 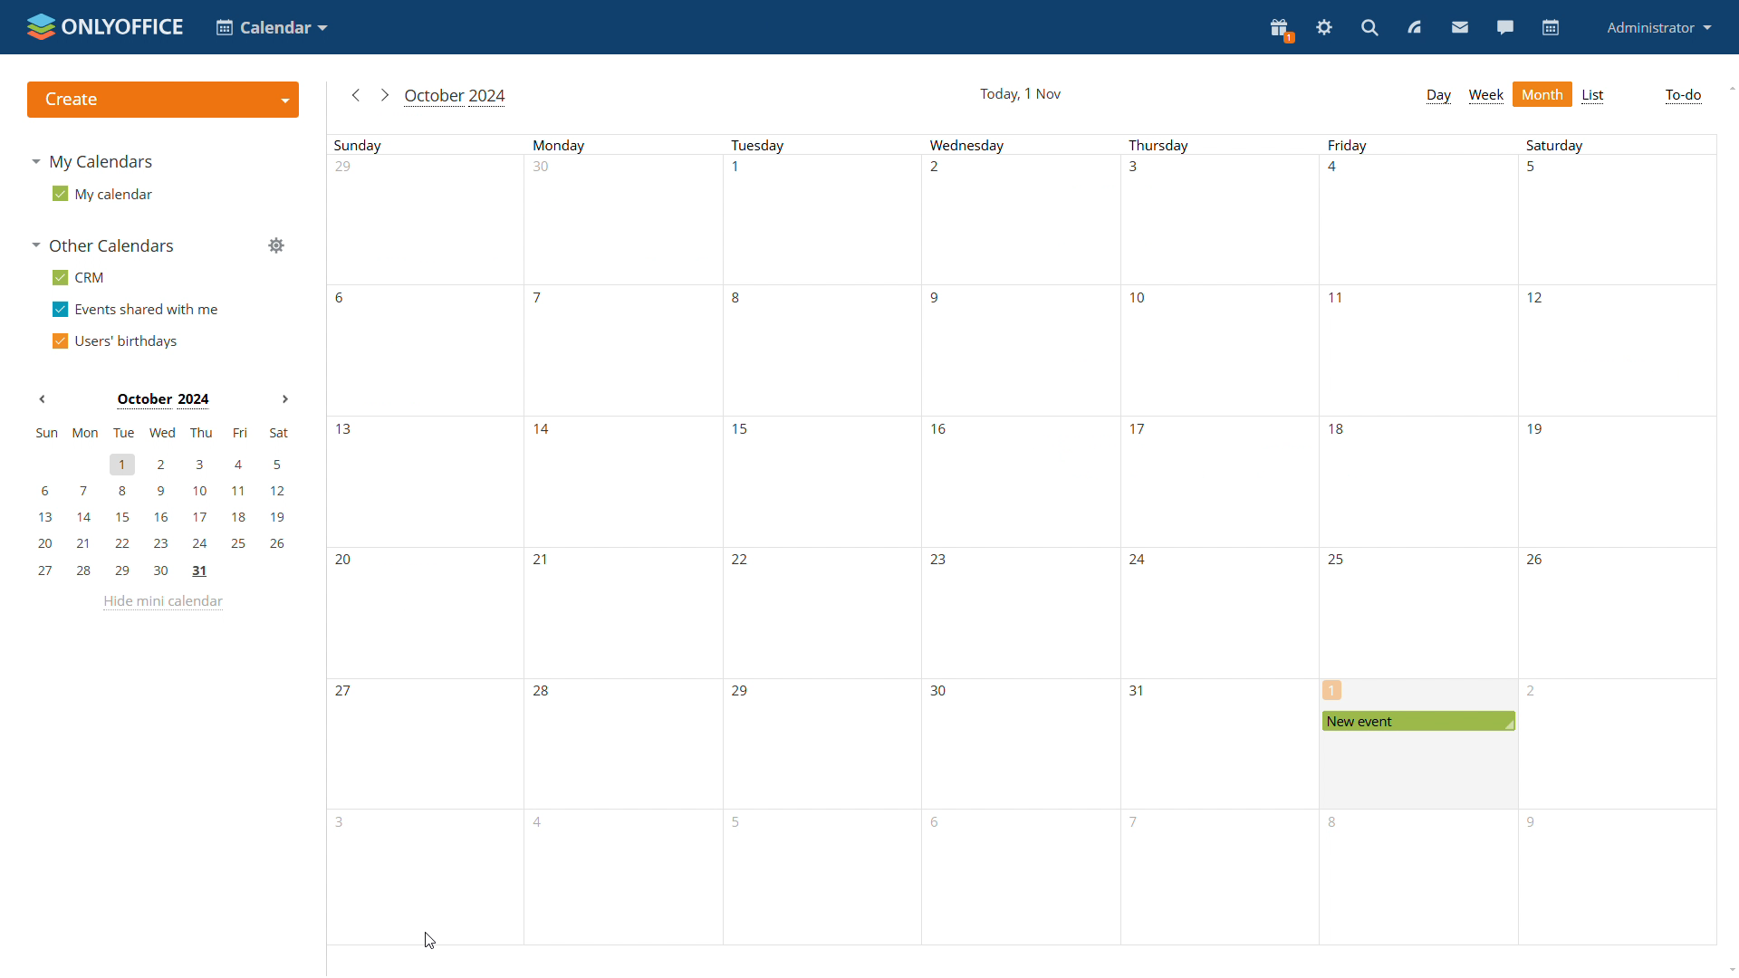 What do you see at coordinates (1507, 28) in the screenshot?
I see `talk` at bounding box center [1507, 28].